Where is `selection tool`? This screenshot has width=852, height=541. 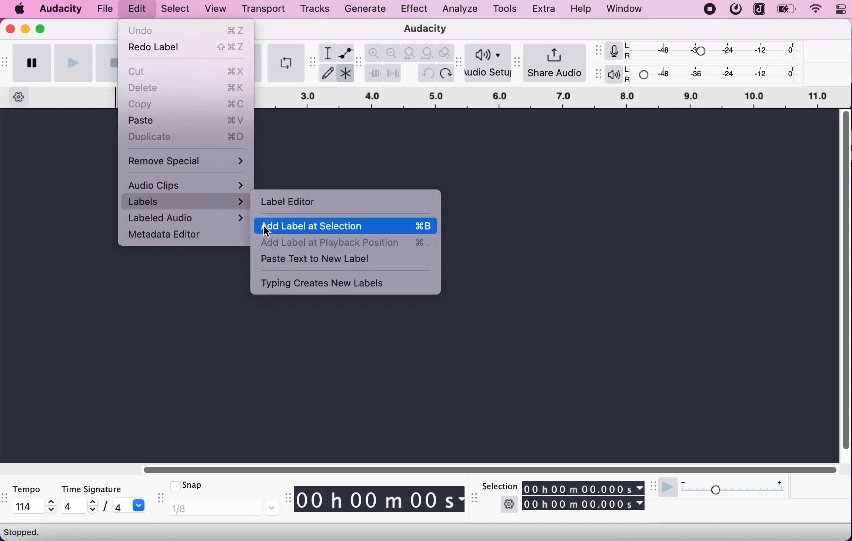
selection tool is located at coordinates (327, 53).